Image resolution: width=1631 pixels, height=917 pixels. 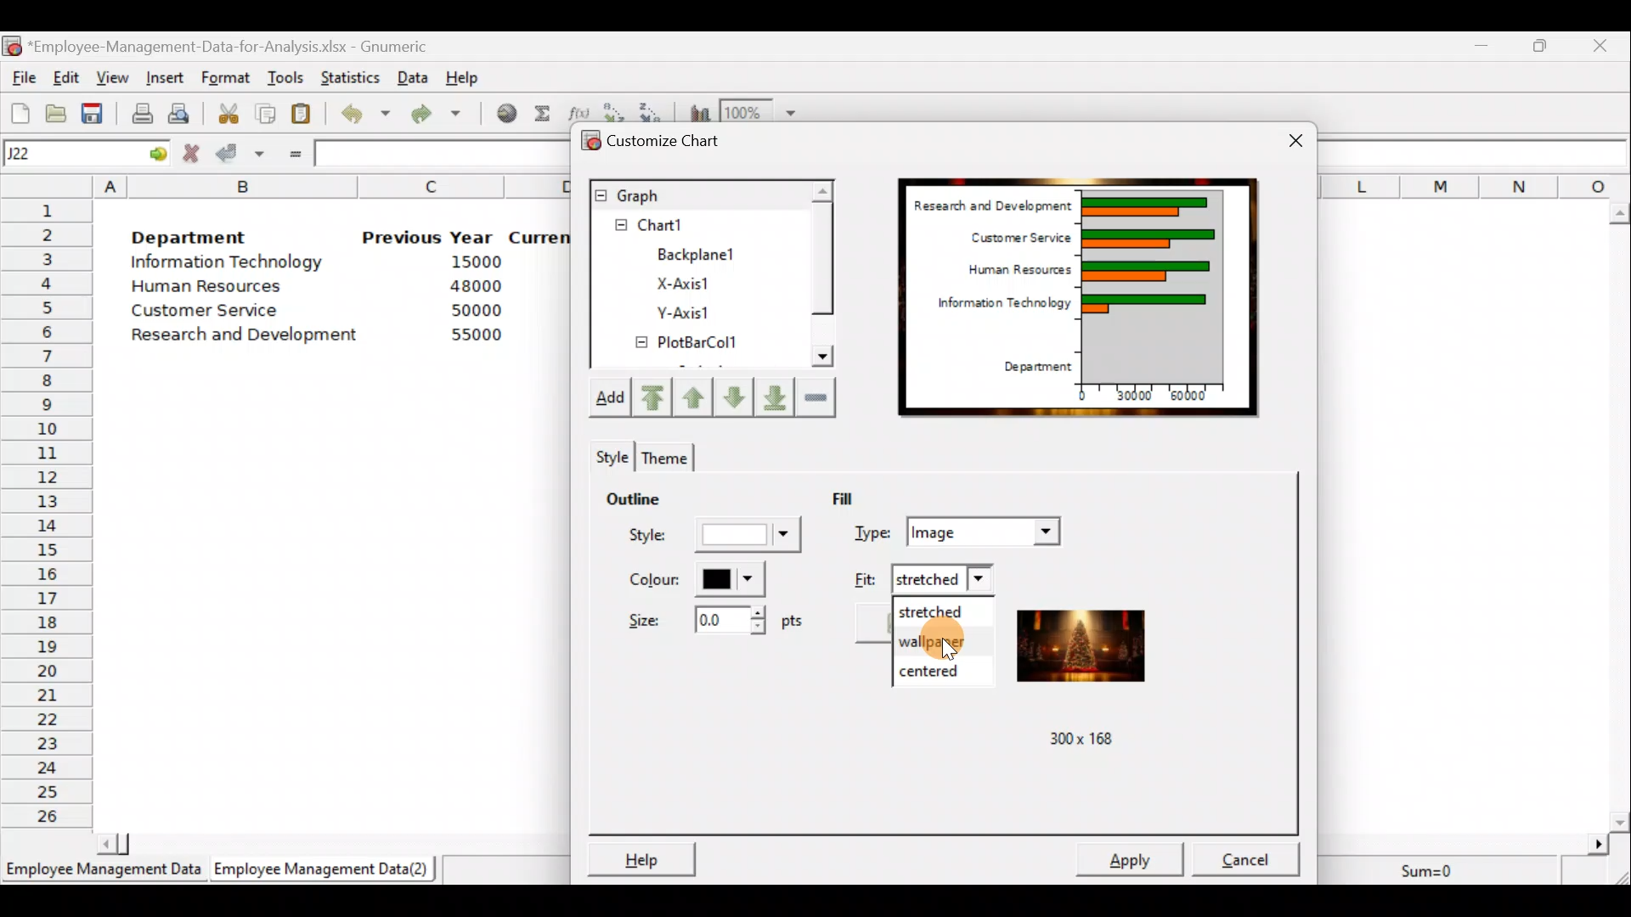 I want to click on Data, so click(x=414, y=76).